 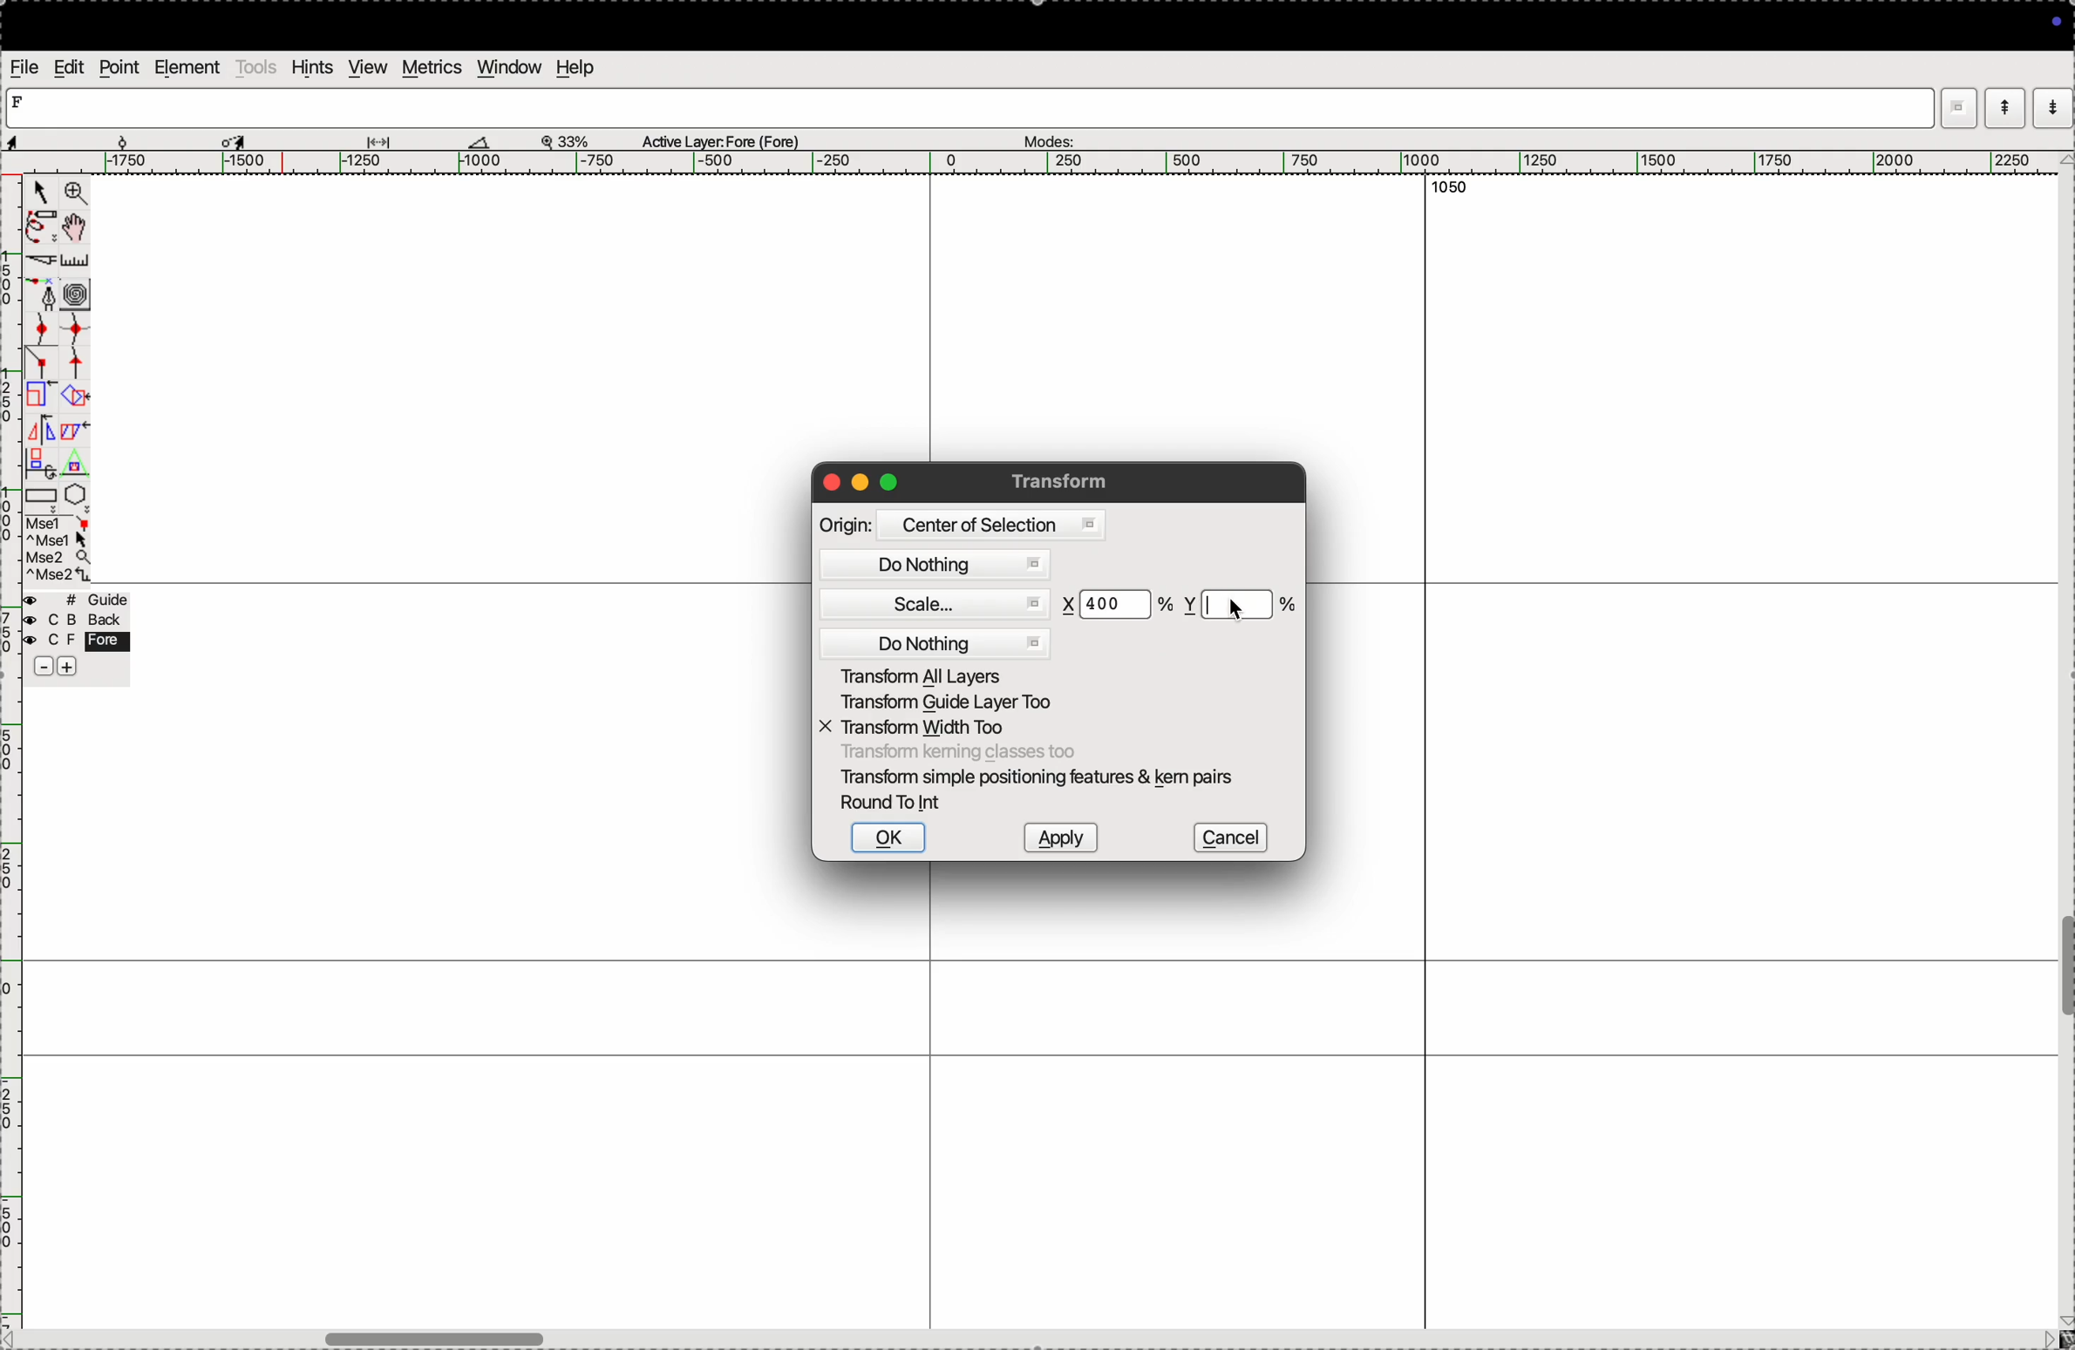 I want to click on metrics, so click(x=433, y=67).